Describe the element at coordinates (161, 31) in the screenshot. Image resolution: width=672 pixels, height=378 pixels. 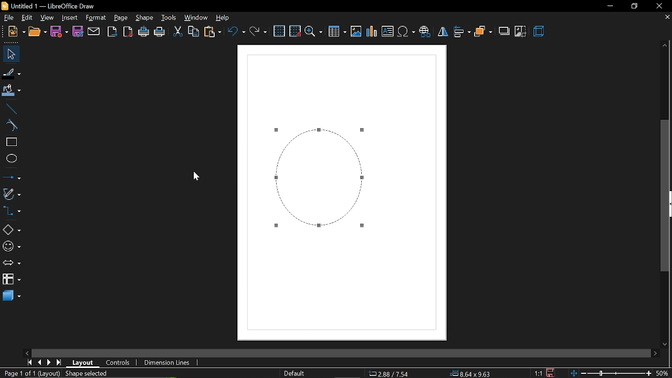
I see `print` at that location.